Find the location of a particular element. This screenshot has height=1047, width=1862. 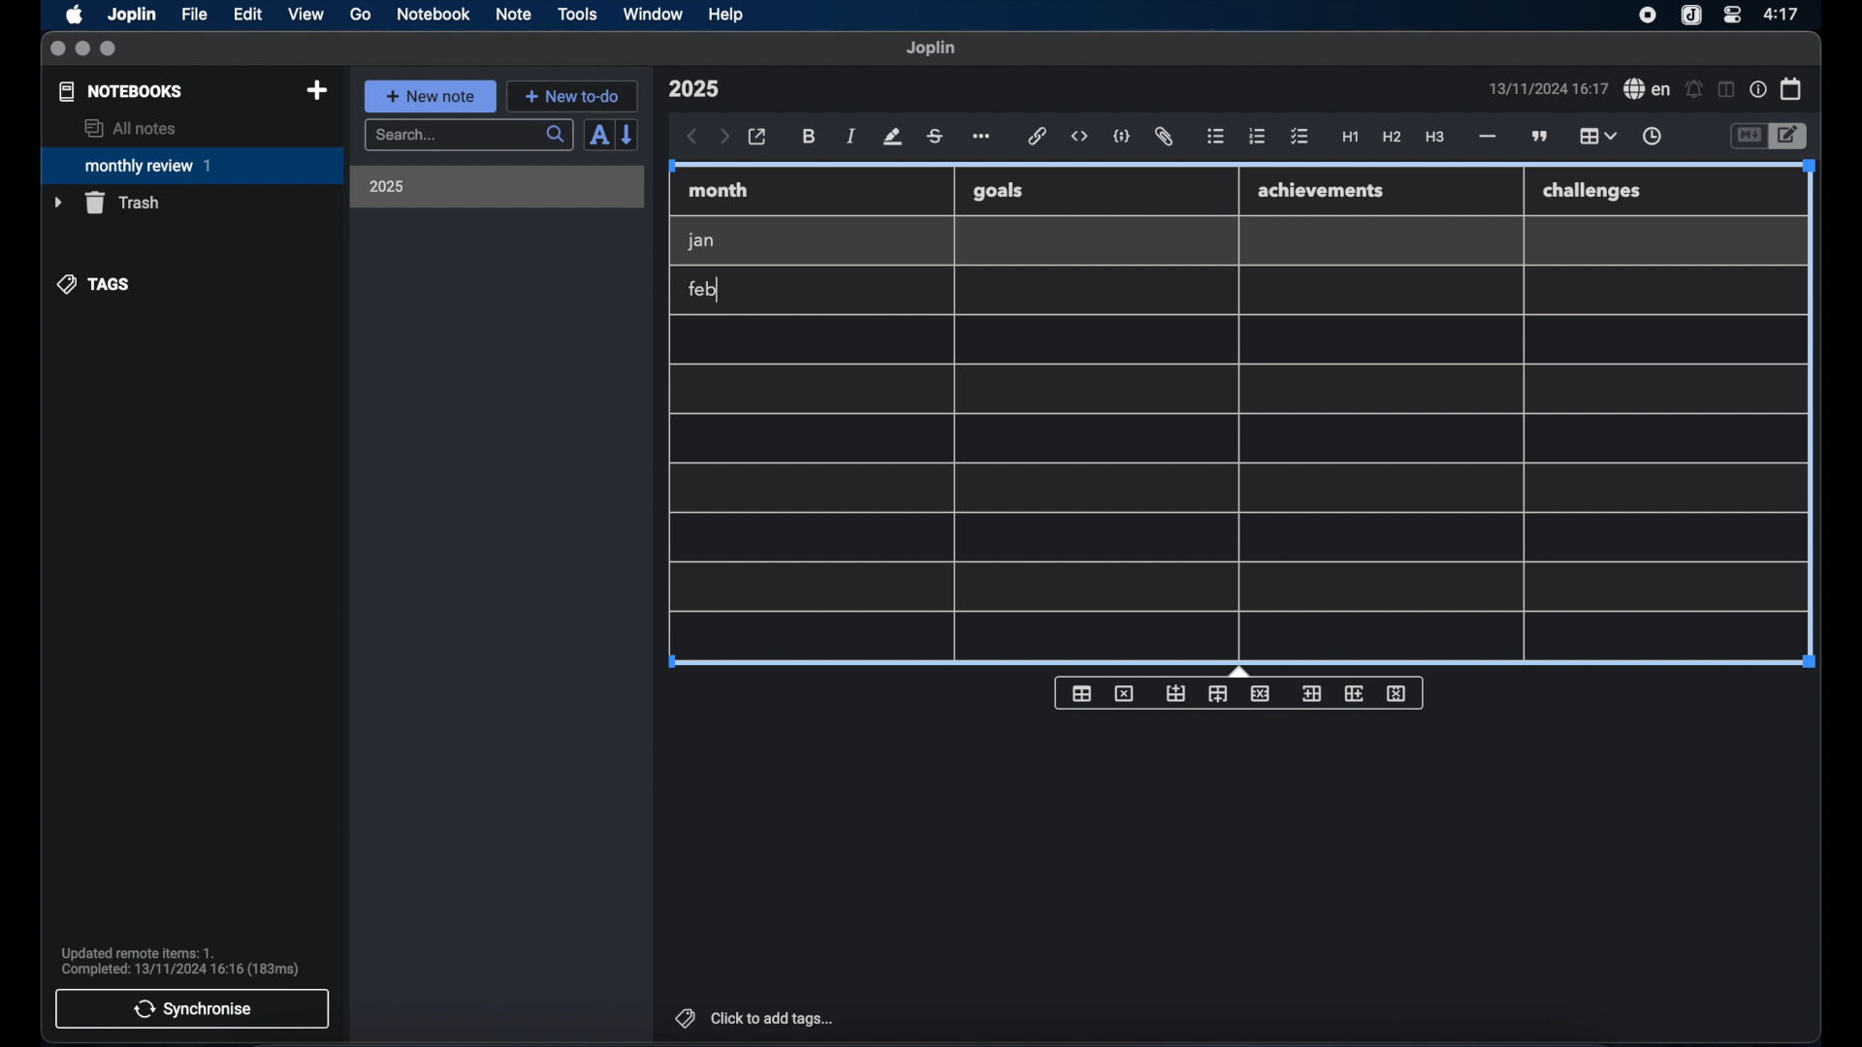

attach file is located at coordinates (1164, 137).